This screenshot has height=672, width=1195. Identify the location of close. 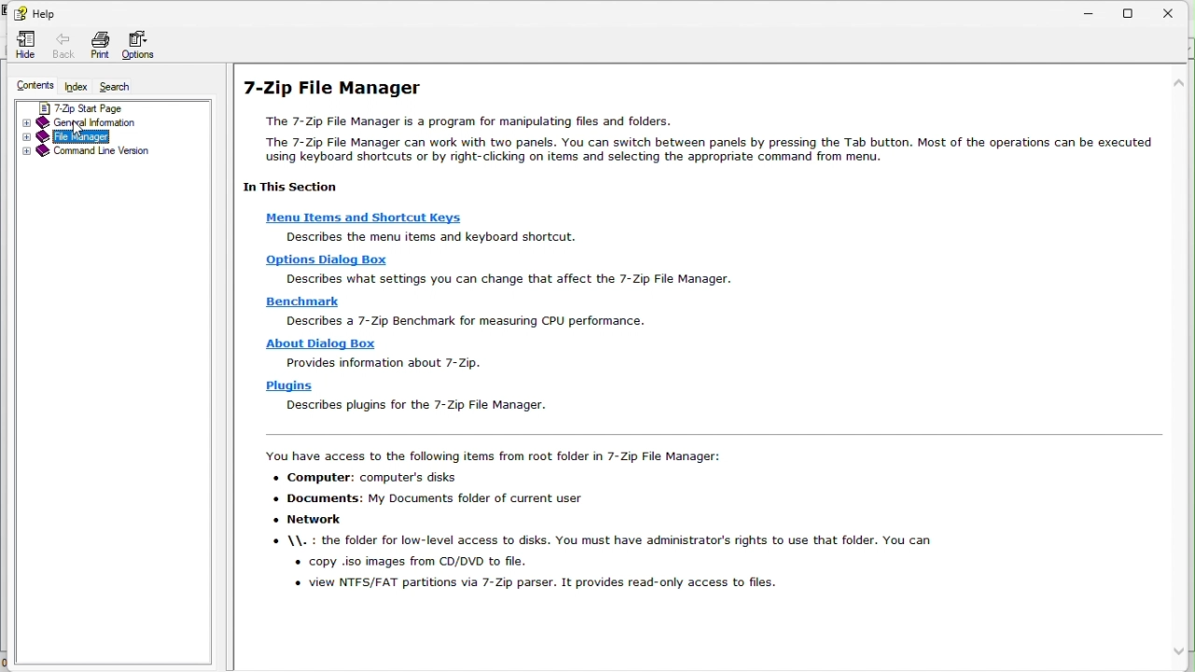
(1178, 10).